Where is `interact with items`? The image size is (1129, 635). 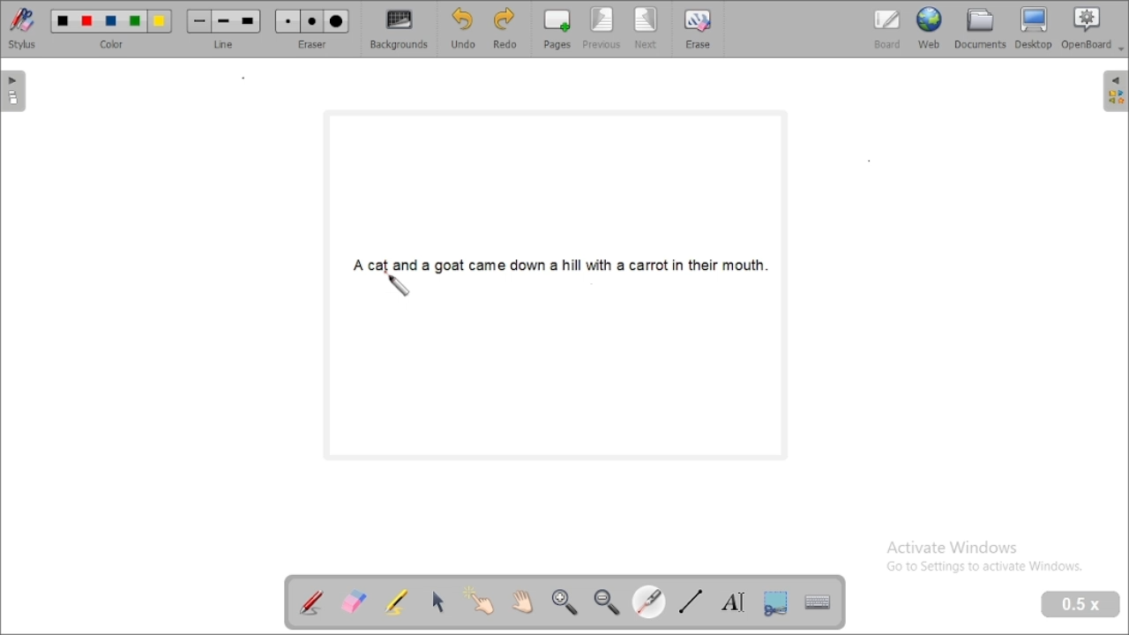
interact with items is located at coordinates (478, 600).